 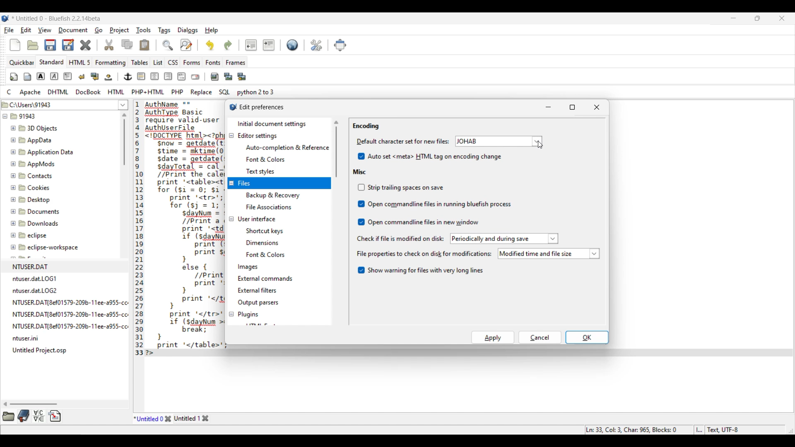 I want to click on OK, so click(x=543, y=337).